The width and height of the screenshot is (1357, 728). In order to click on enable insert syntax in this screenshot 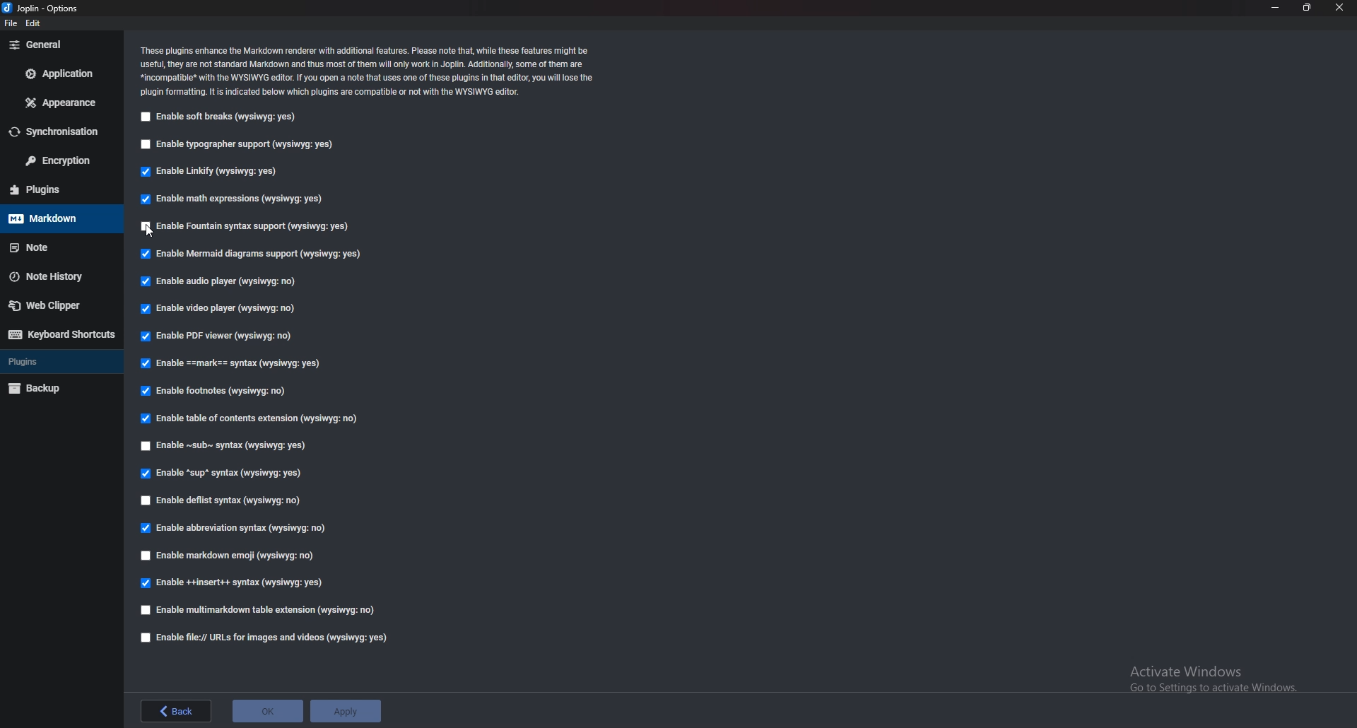, I will do `click(233, 584)`.